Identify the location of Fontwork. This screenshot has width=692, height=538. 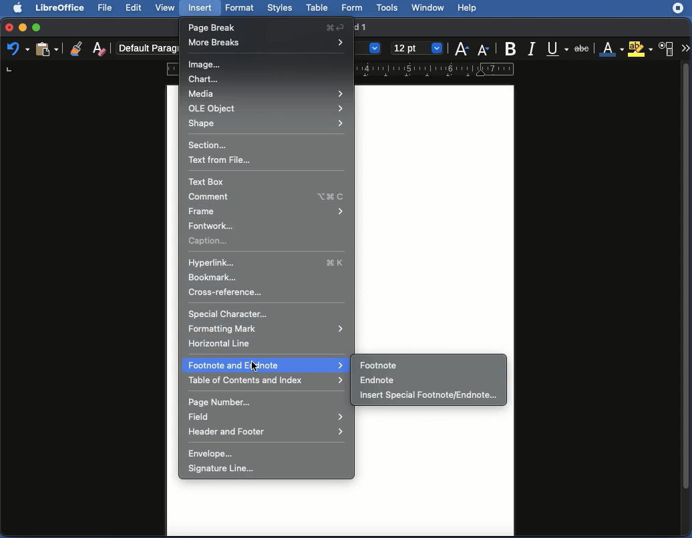
(210, 226).